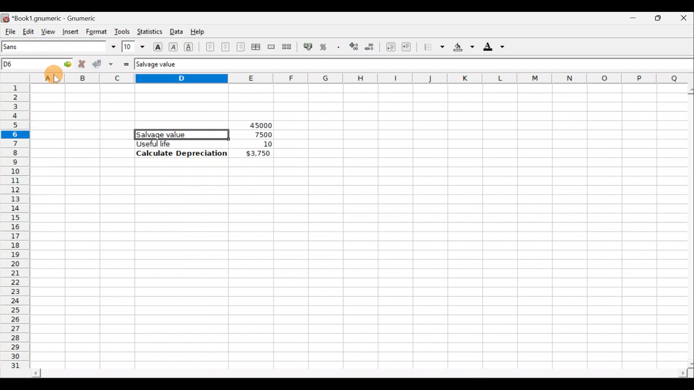 This screenshot has width=694, height=390. What do you see at coordinates (183, 143) in the screenshot?
I see `Useful life` at bounding box center [183, 143].